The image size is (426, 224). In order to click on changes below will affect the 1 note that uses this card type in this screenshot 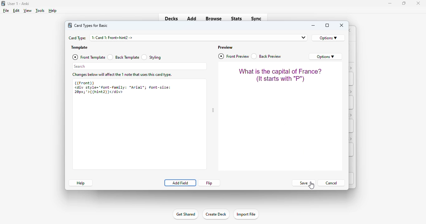, I will do `click(123, 75)`.